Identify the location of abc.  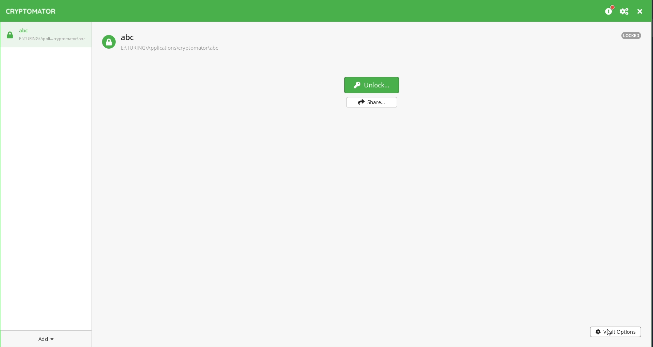
(23, 30).